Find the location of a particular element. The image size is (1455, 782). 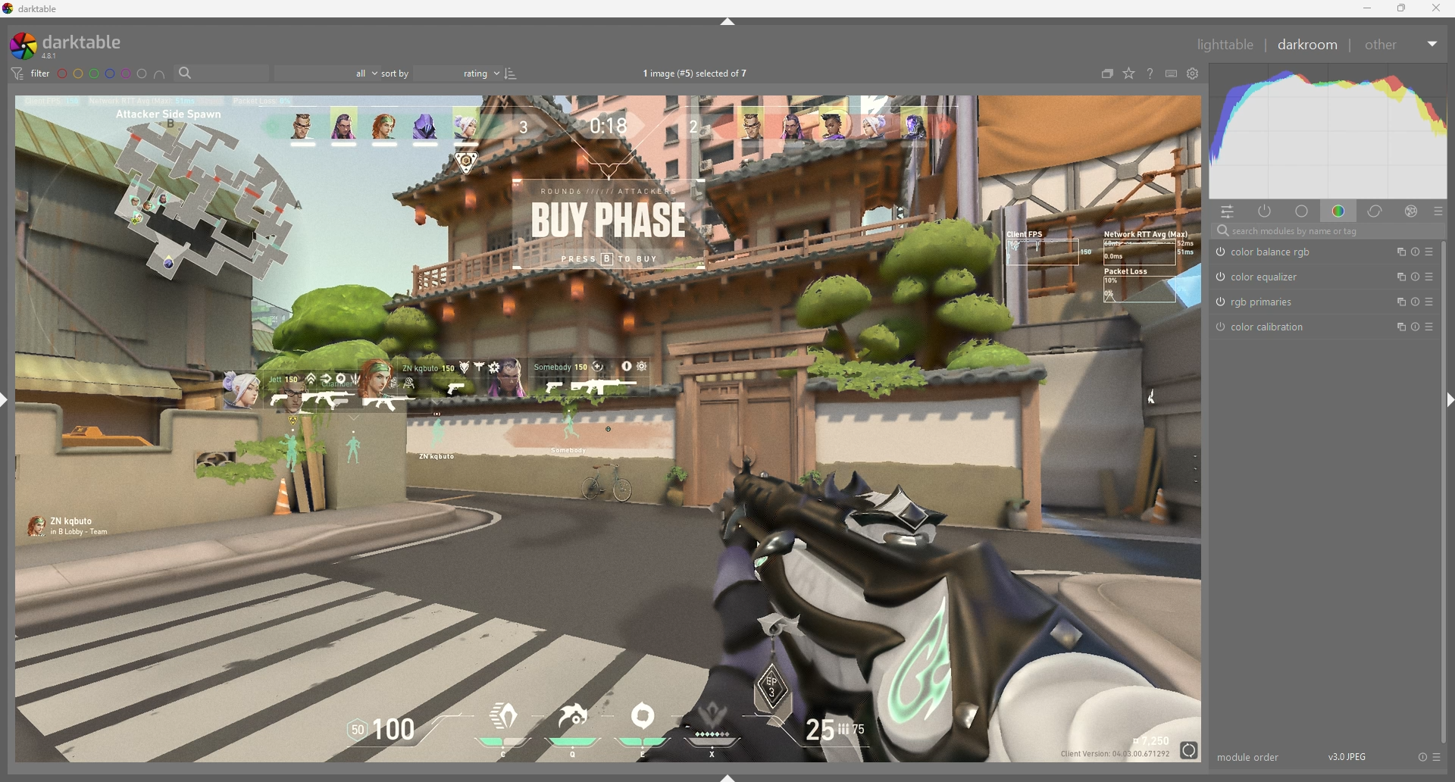

quick access panel is located at coordinates (1227, 213).